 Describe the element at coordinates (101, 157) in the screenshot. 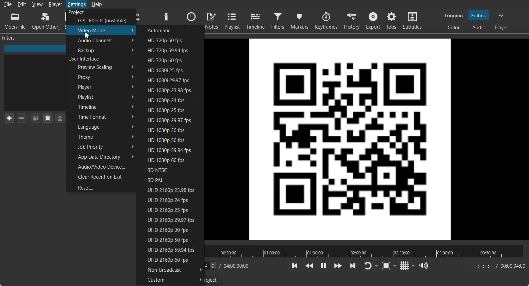

I see `App Data Directory` at that location.